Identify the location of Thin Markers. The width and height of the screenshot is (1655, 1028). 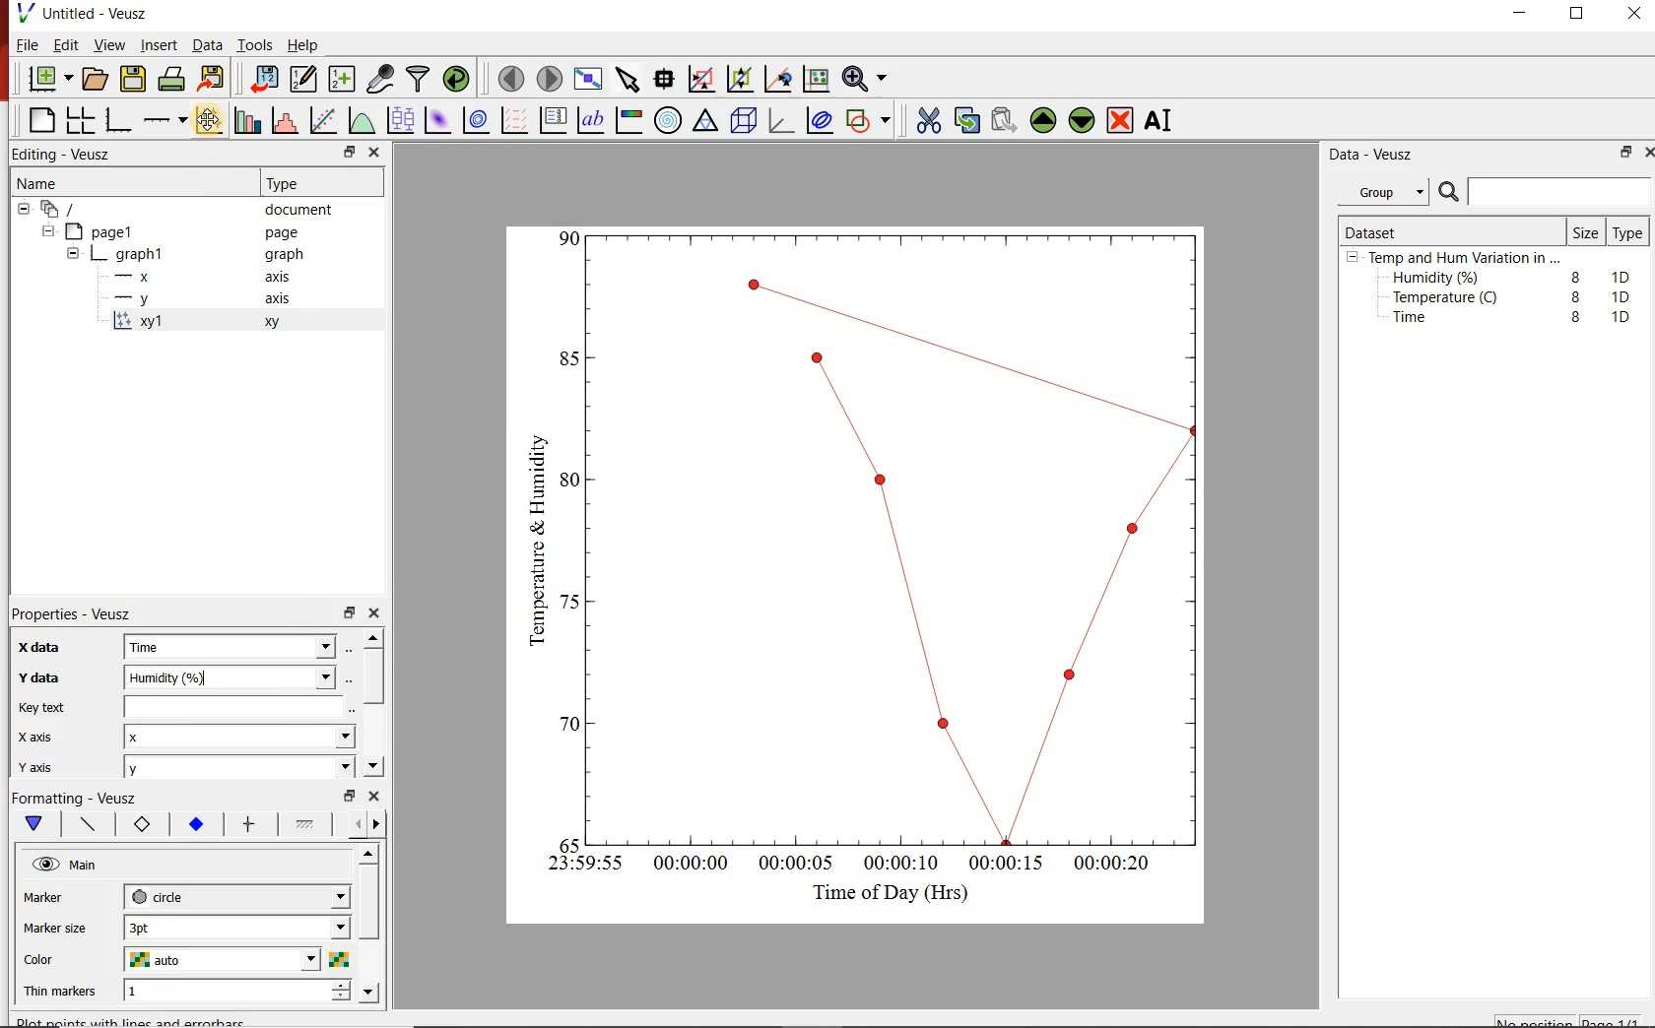
(63, 993).